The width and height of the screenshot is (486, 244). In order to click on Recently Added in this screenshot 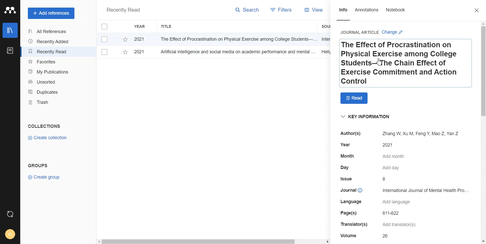, I will do `click(49, 41)`.